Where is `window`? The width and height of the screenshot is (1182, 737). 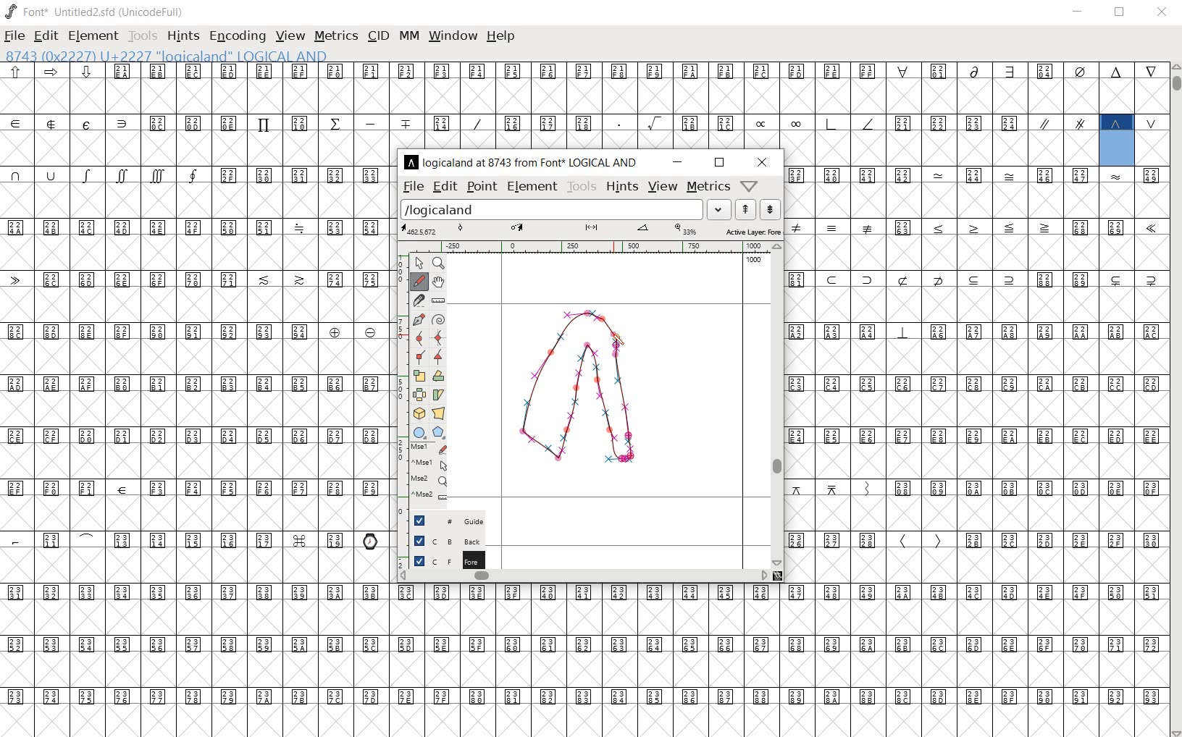 window is located at coordinates (452, 35).